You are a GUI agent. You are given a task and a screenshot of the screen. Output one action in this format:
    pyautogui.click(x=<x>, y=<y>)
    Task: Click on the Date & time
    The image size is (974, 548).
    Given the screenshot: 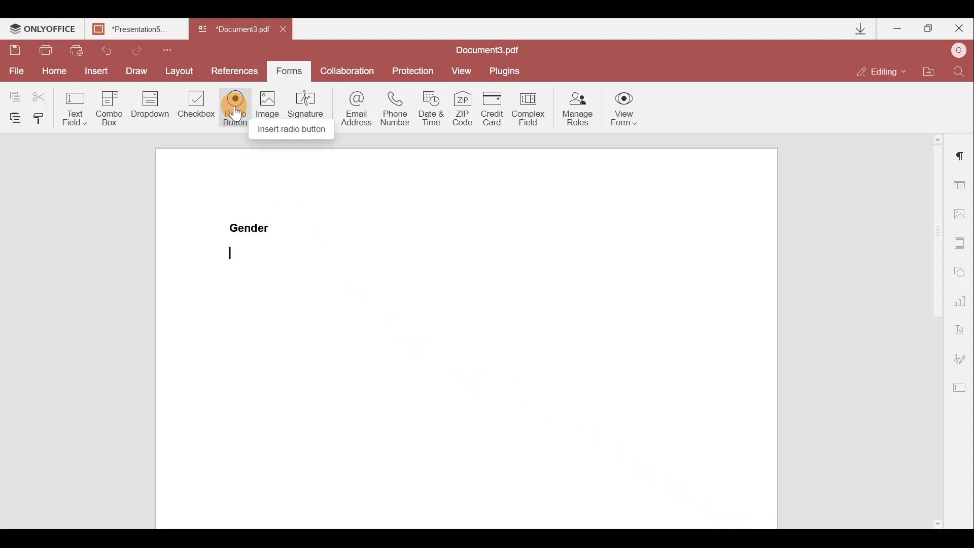 What is the action you would take?
    pyautogui.click(x=435, y=110)
    